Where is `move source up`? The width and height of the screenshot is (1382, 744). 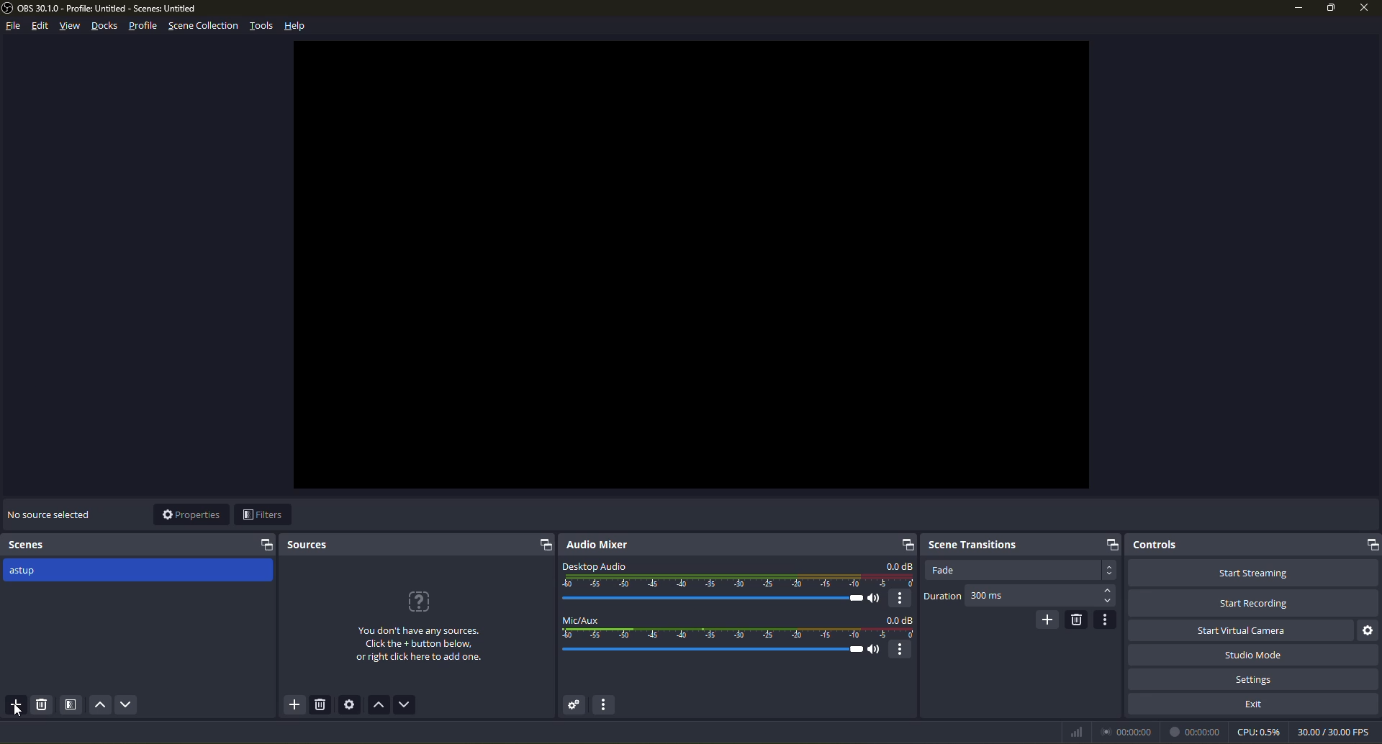
move source up is located at coordinates (379, 704).